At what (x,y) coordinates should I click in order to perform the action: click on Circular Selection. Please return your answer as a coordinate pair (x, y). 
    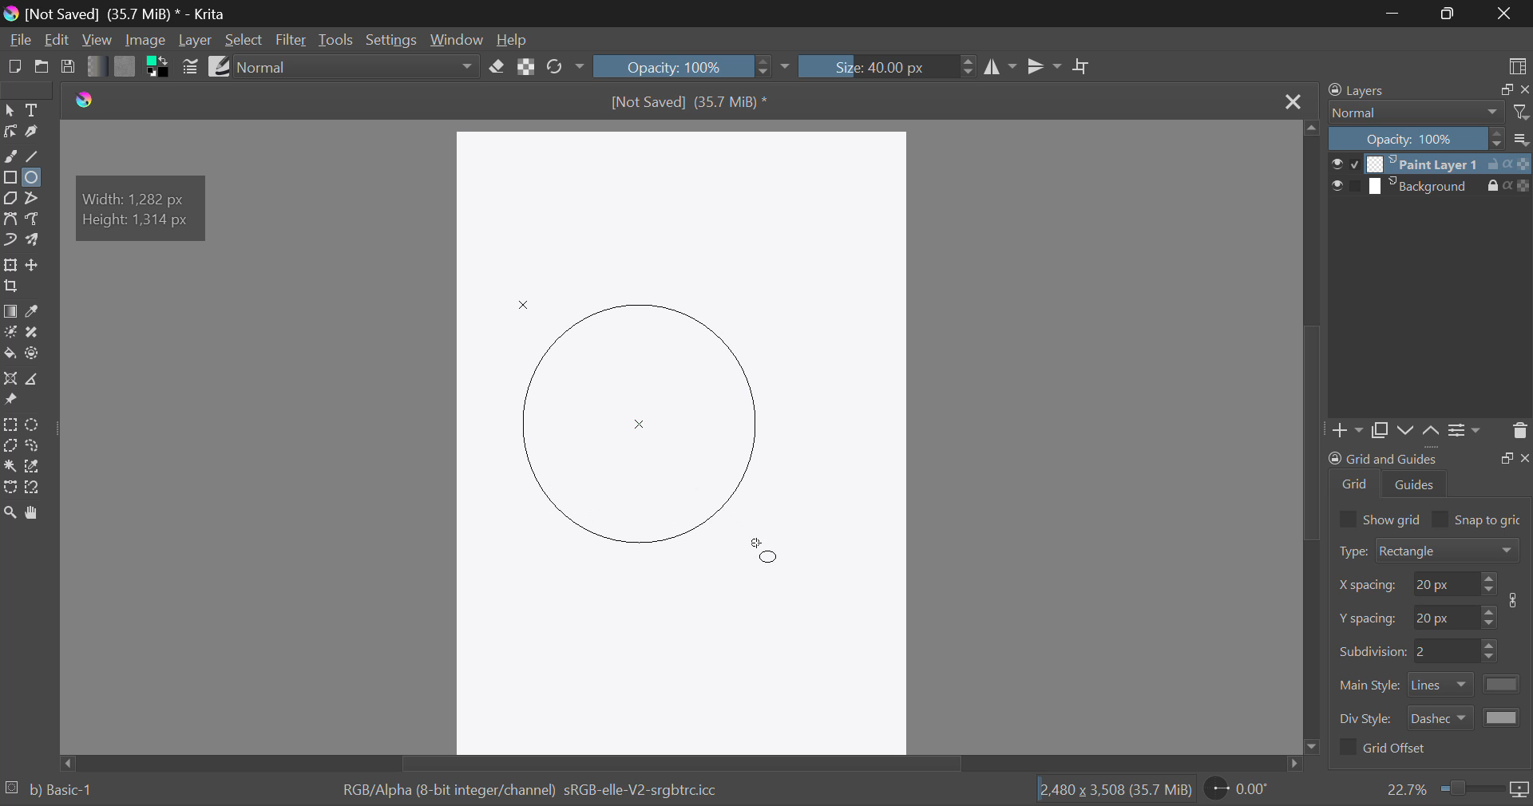
    Looking at the image, I should click on (34, 424).